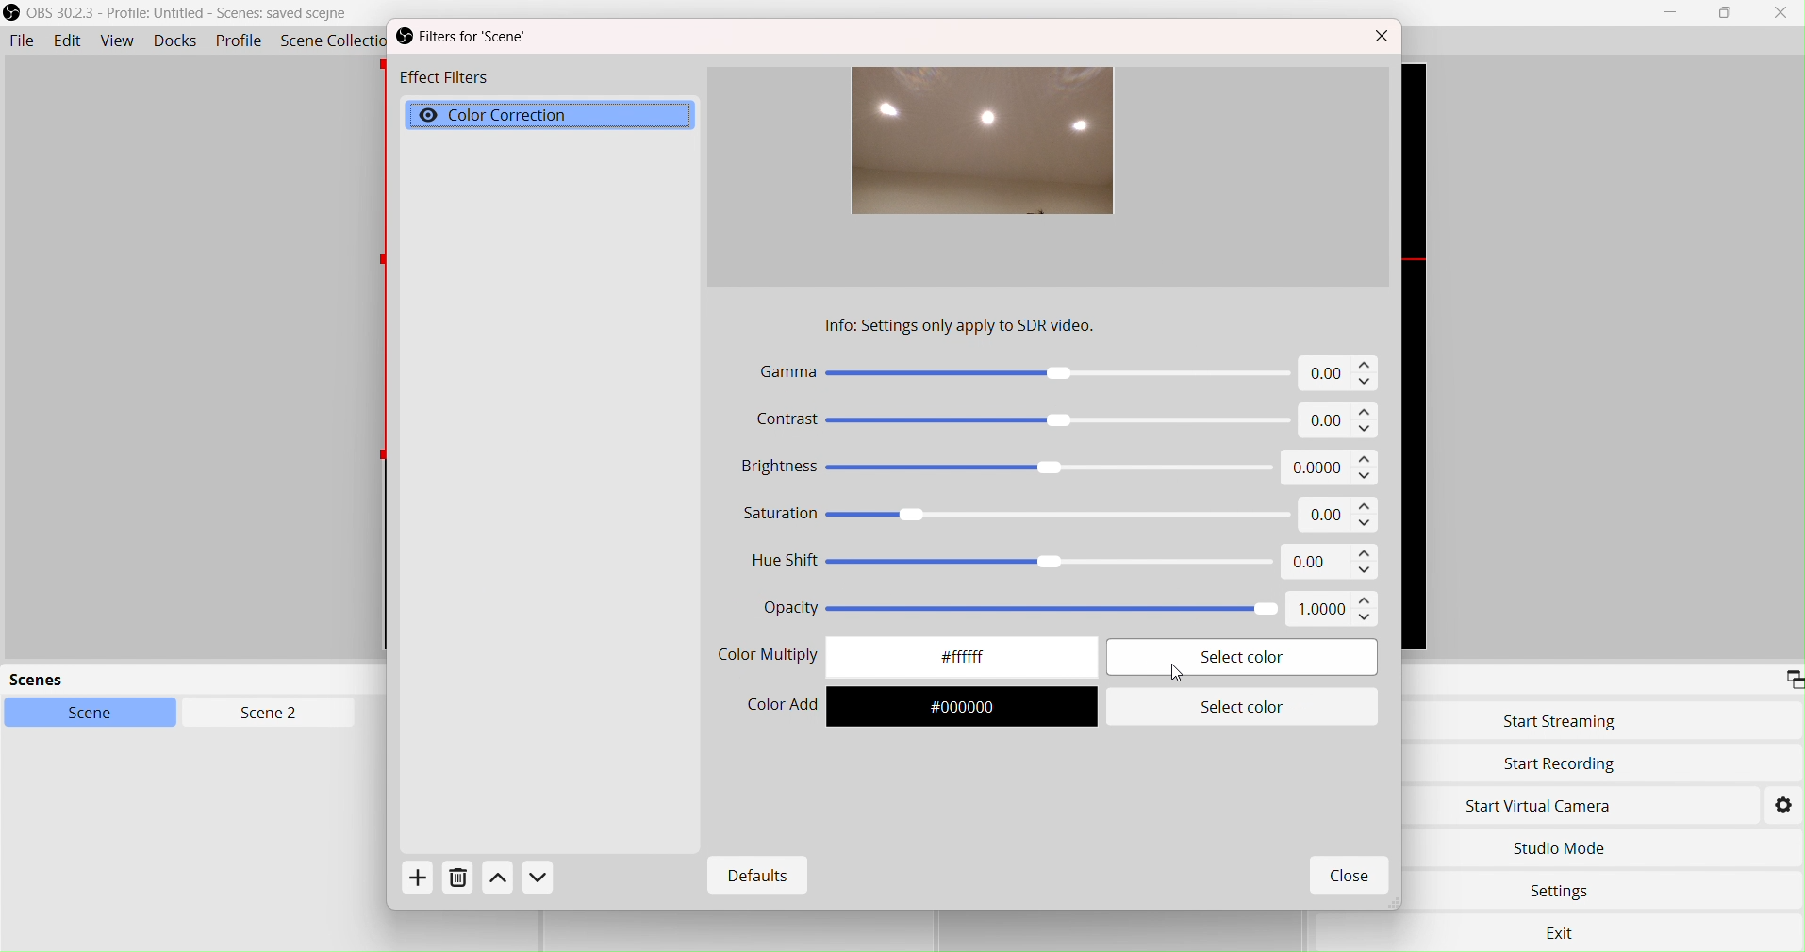 The image size is (1805, 952). Describe the element at coordinates (770, 659) in the screenshot. I see `Color Selector` at that location.